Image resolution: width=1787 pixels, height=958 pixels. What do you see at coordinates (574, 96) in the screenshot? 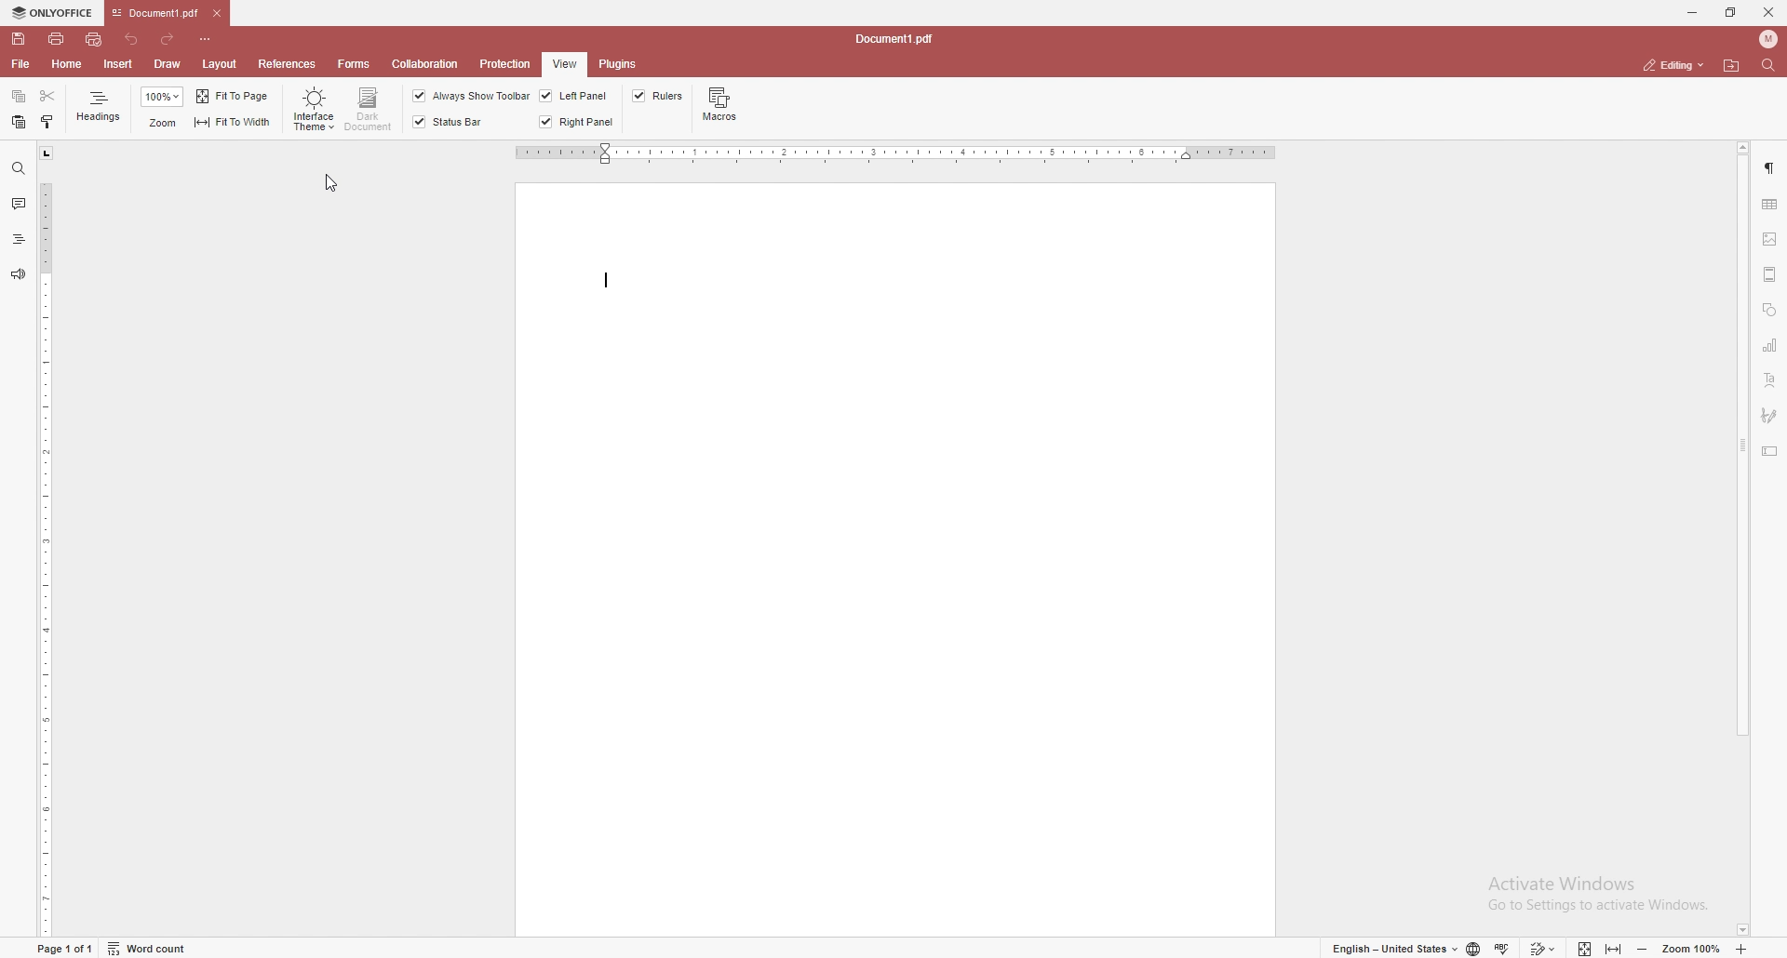
I see `left panel` at bounding box center [574, 96].